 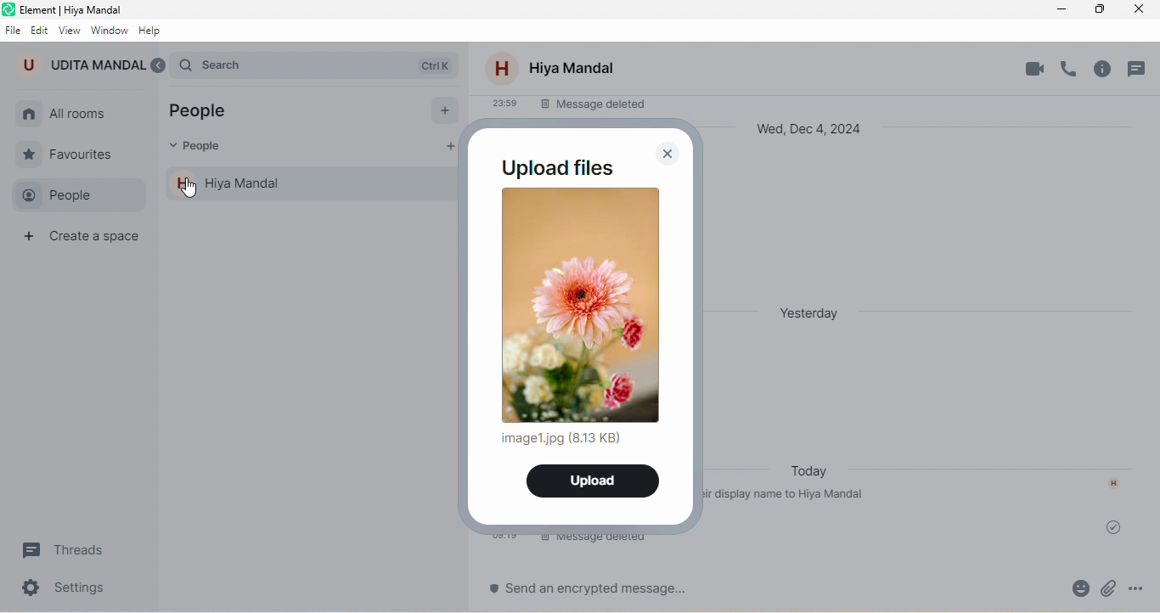 What do you see at coordinates (592, 106) in the screenshot?
I see `Message deleted` at bounding box center [592, 106].